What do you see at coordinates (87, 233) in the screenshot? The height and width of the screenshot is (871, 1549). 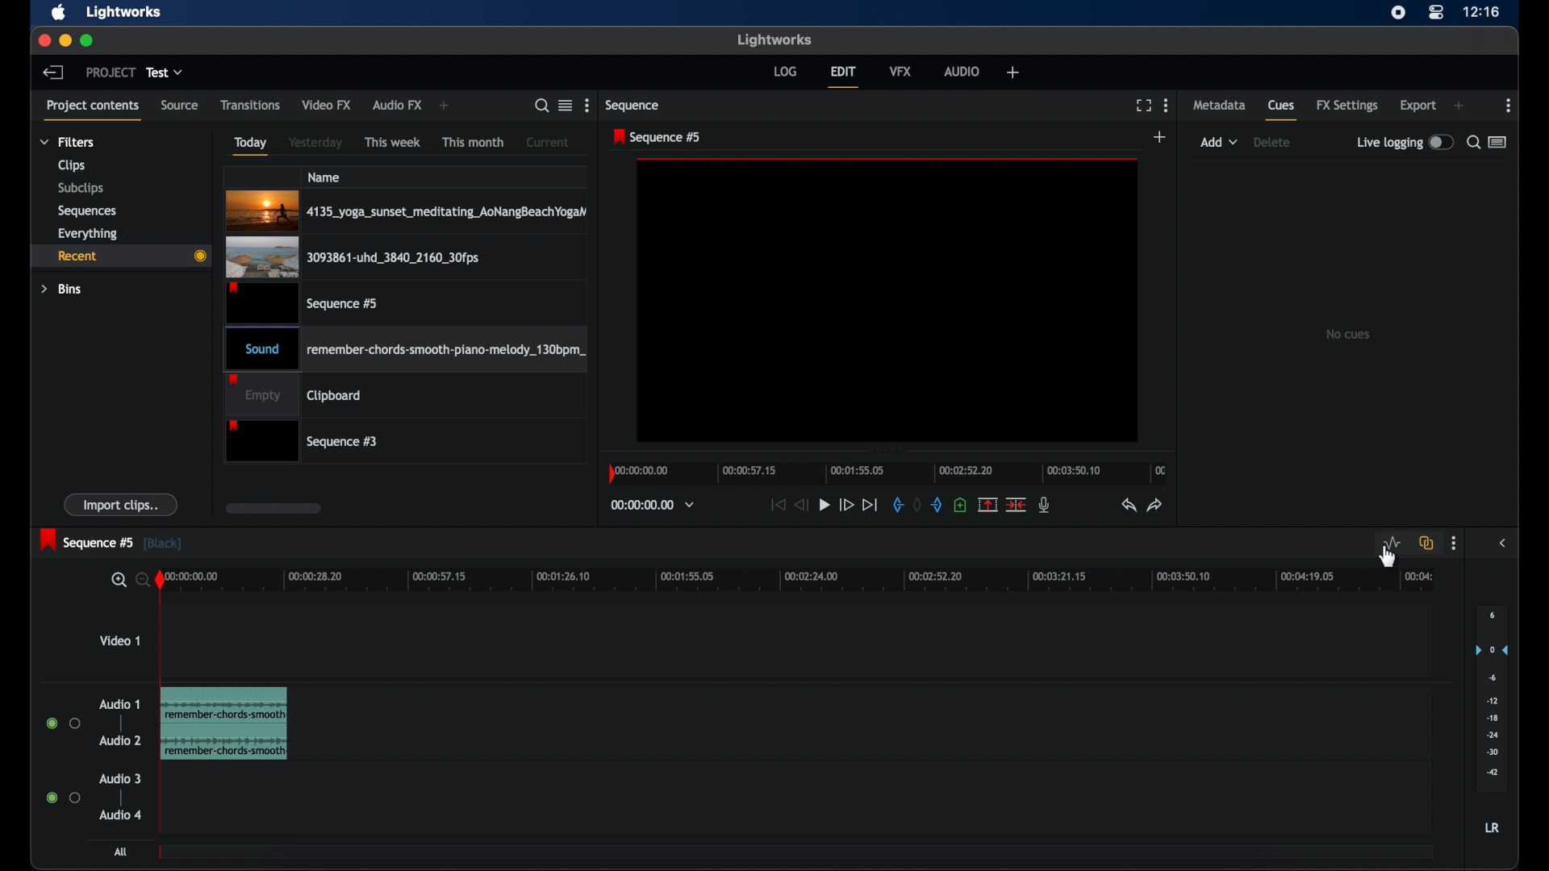 I see `everything` at bounding box center [87, 233].